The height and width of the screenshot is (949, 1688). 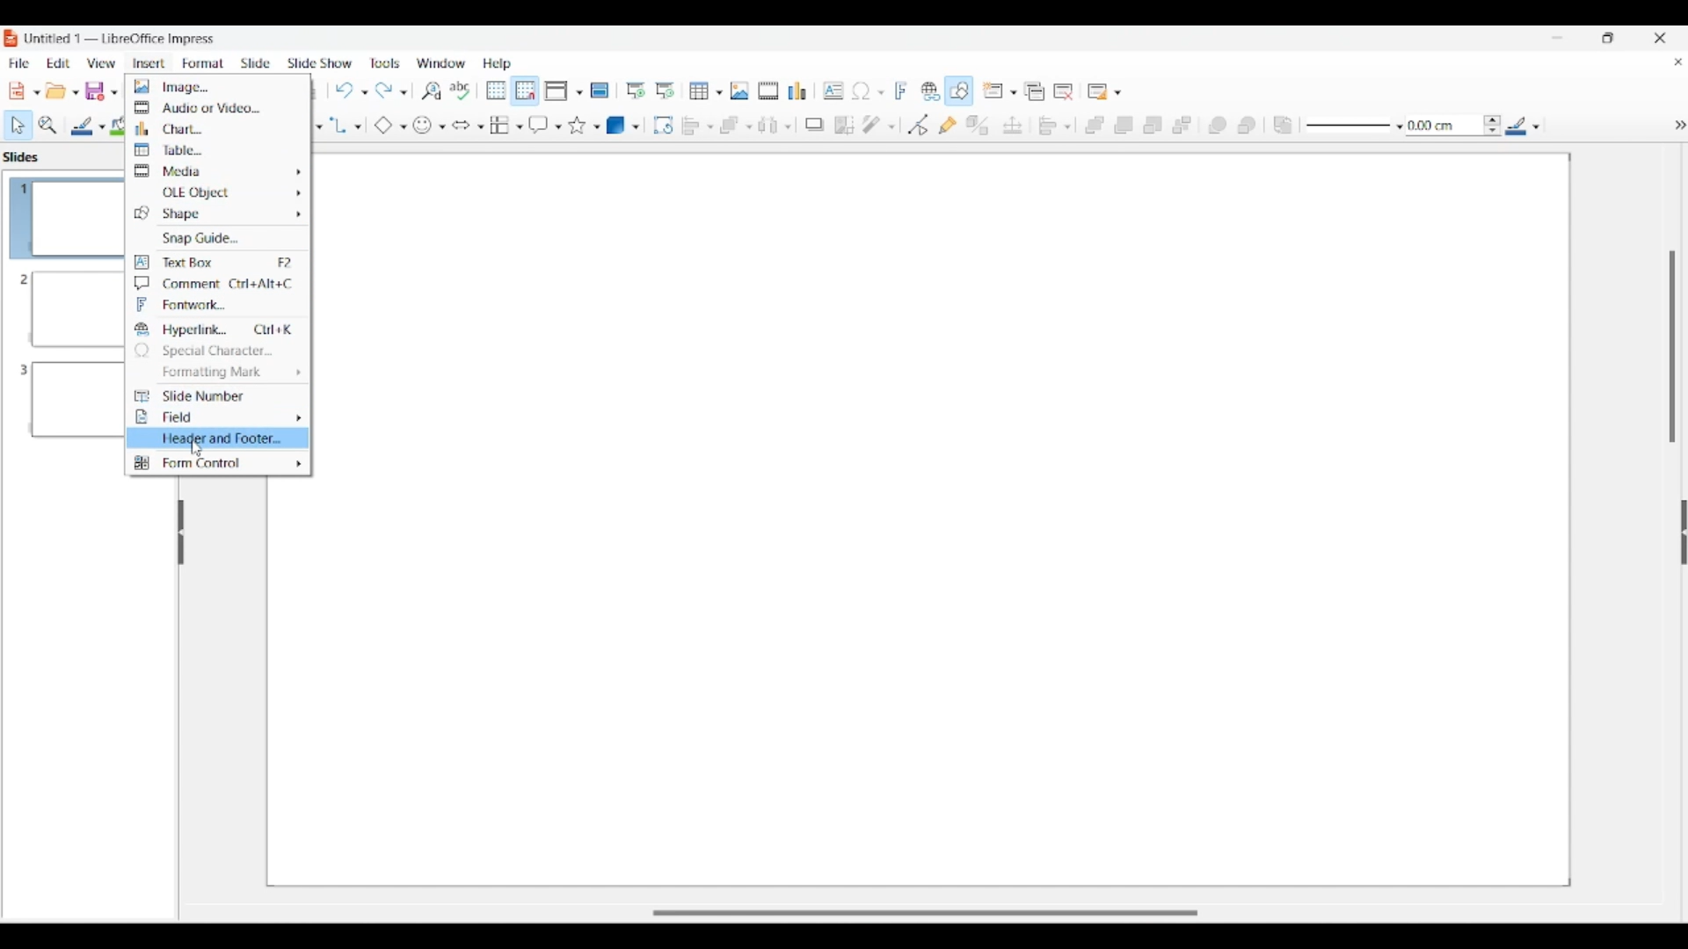 What do you see at coordinates (217, 262) in the screenshot?
I see `Text box` at bounding box center [217, 262].